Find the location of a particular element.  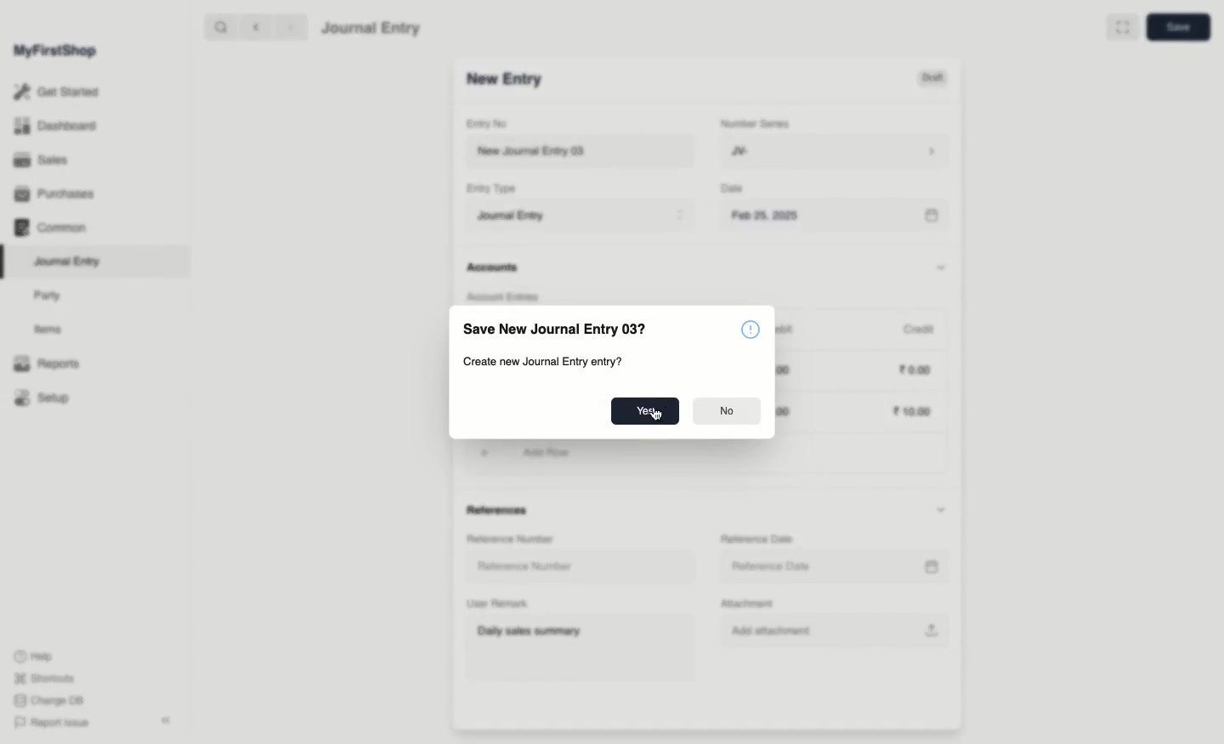

Reports is located at coordinates (46, 364).